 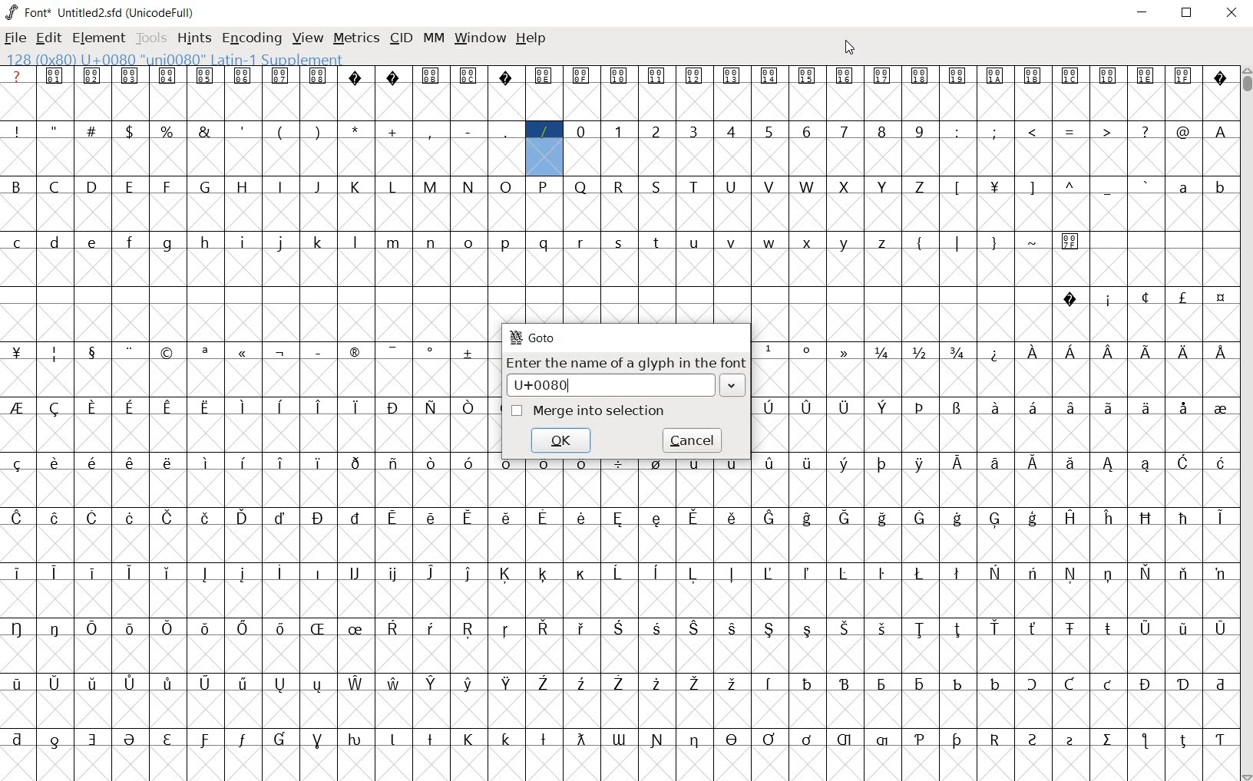 I want to click on glyph, so click(x=1109, y=465).